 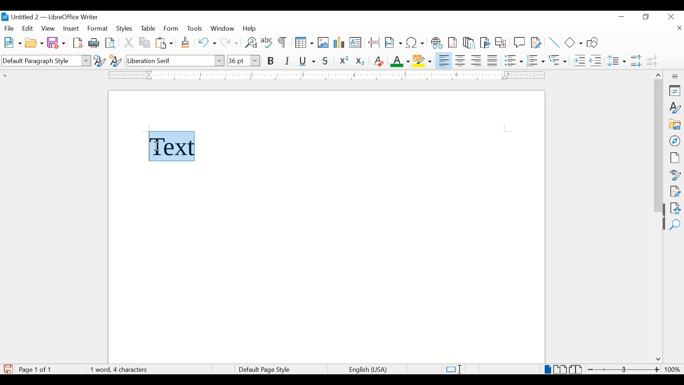 I want to click on new style from selection, so click(x=116, y=59).